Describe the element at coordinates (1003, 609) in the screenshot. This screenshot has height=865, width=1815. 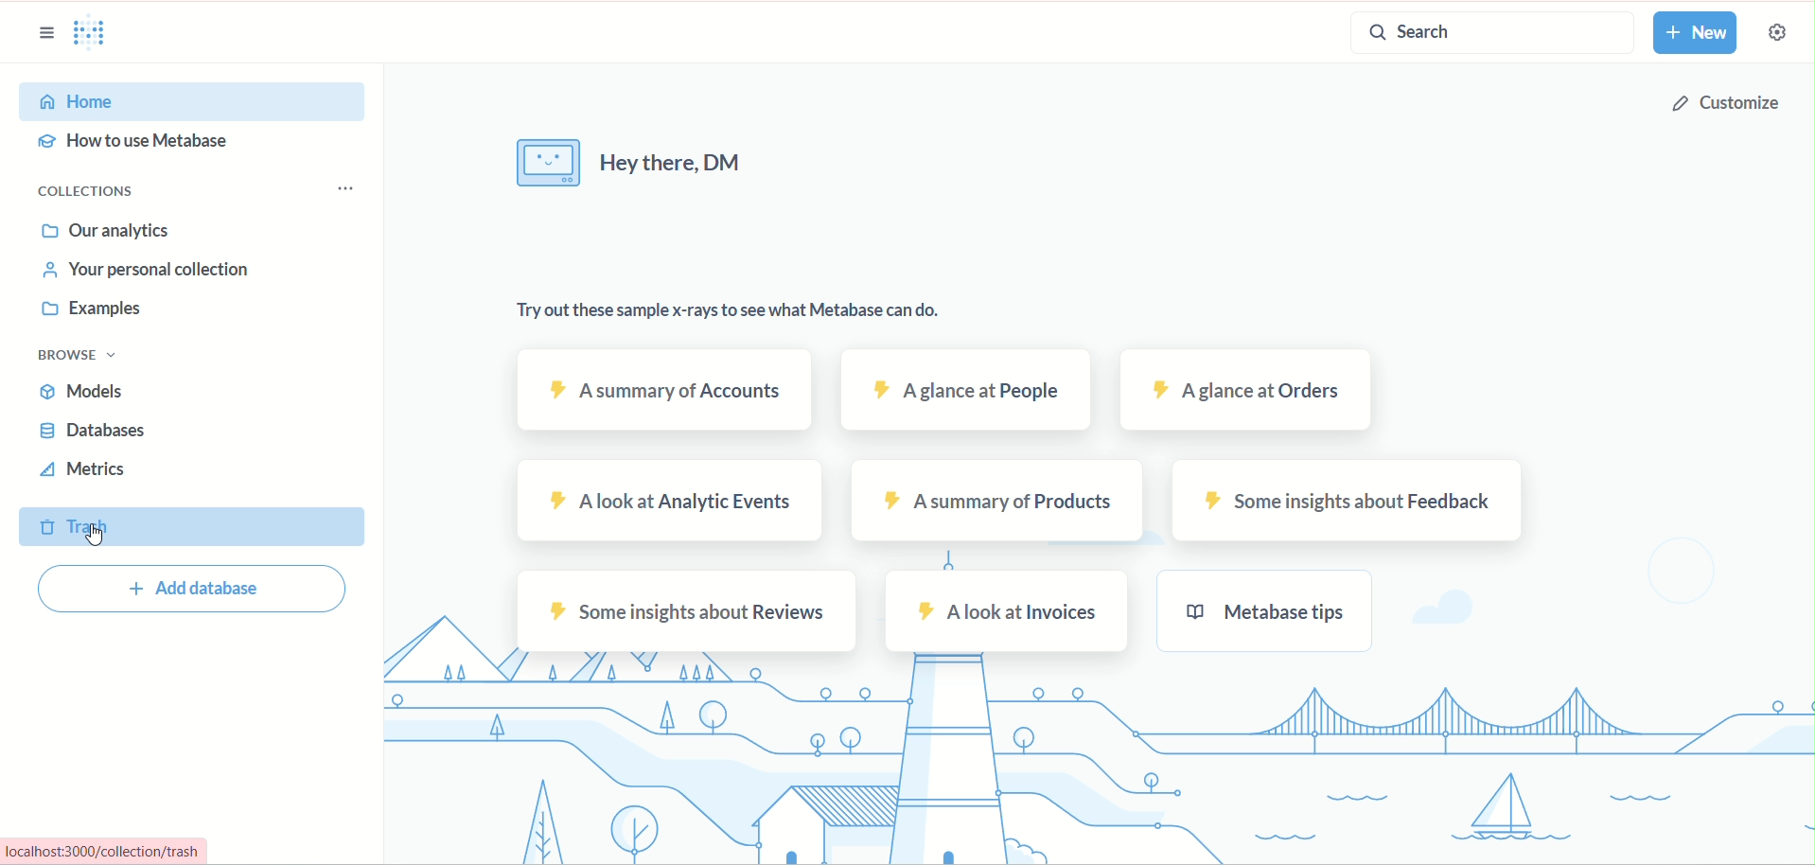
I see `a look at invoices` at that location.